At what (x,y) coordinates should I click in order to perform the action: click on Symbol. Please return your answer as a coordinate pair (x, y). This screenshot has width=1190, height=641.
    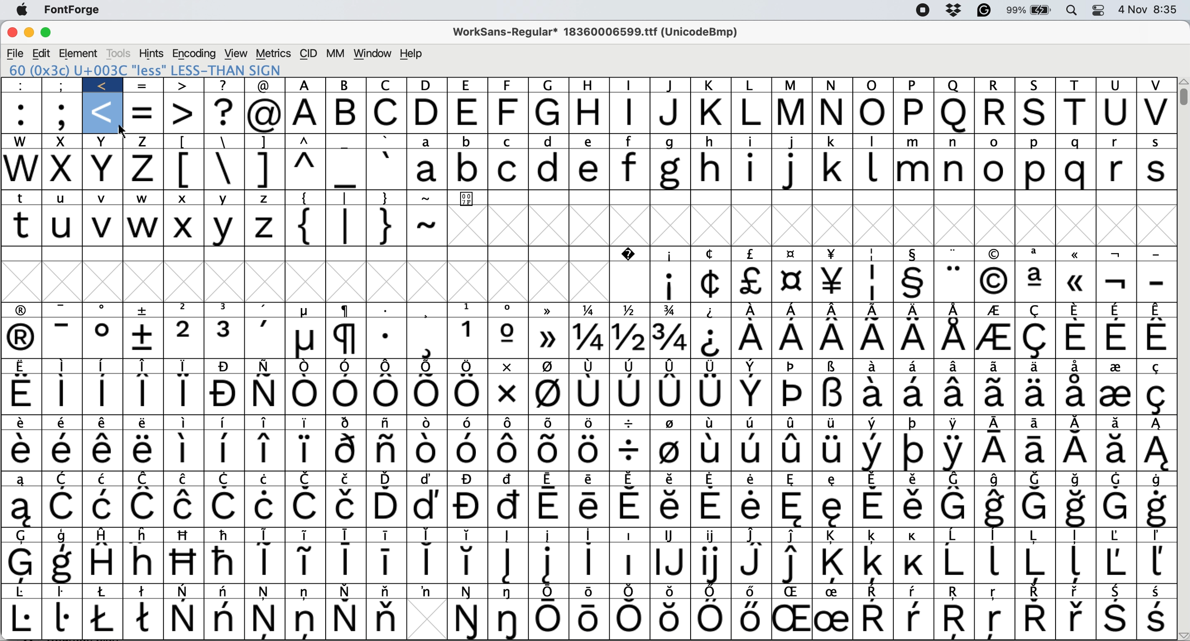
    Looking at the image, I should click on (669, 451).